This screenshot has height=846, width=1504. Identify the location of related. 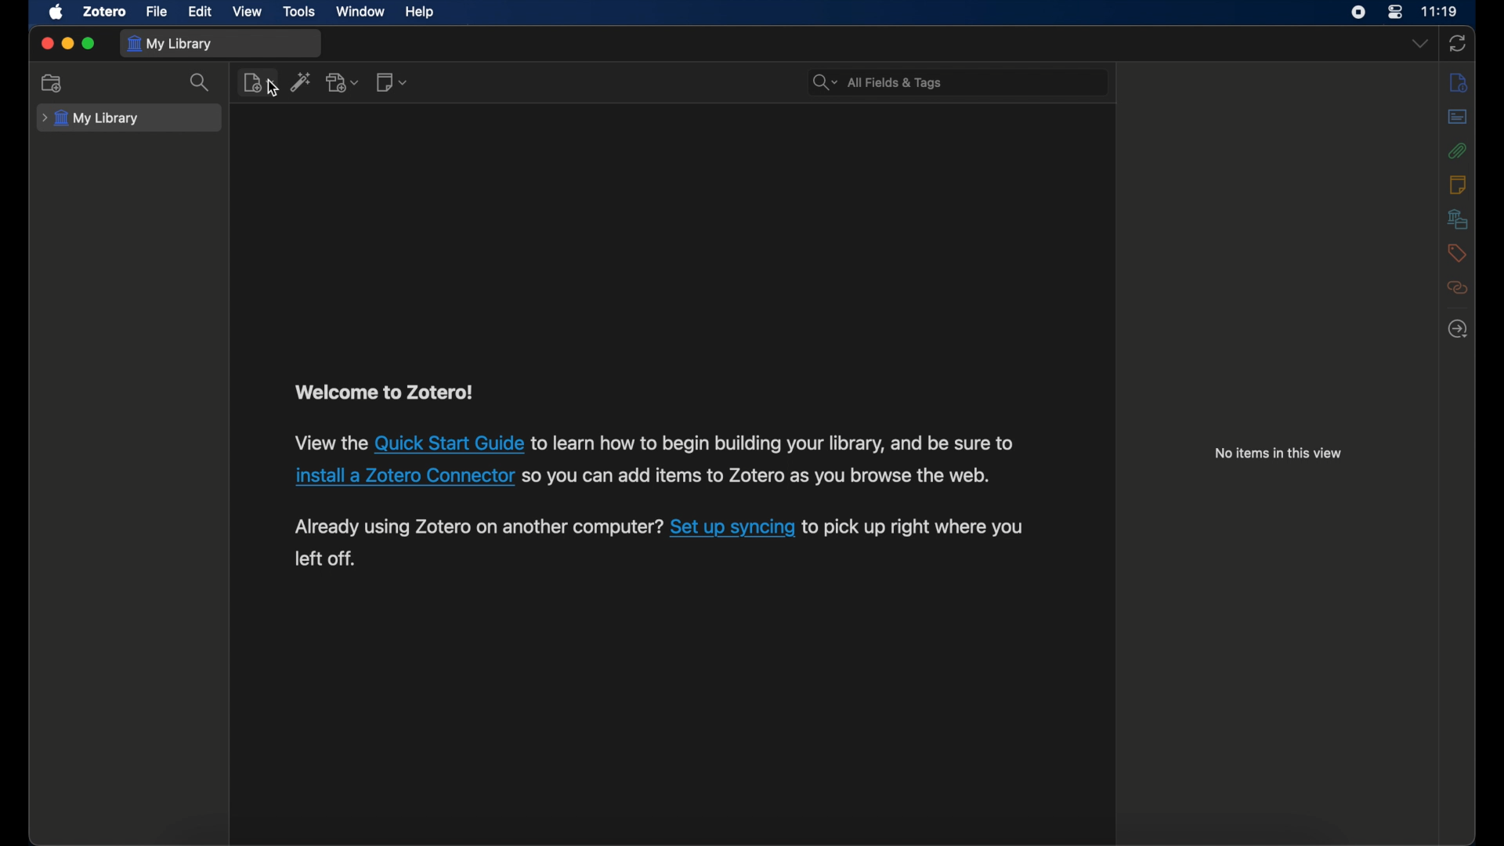
(1457, 287).